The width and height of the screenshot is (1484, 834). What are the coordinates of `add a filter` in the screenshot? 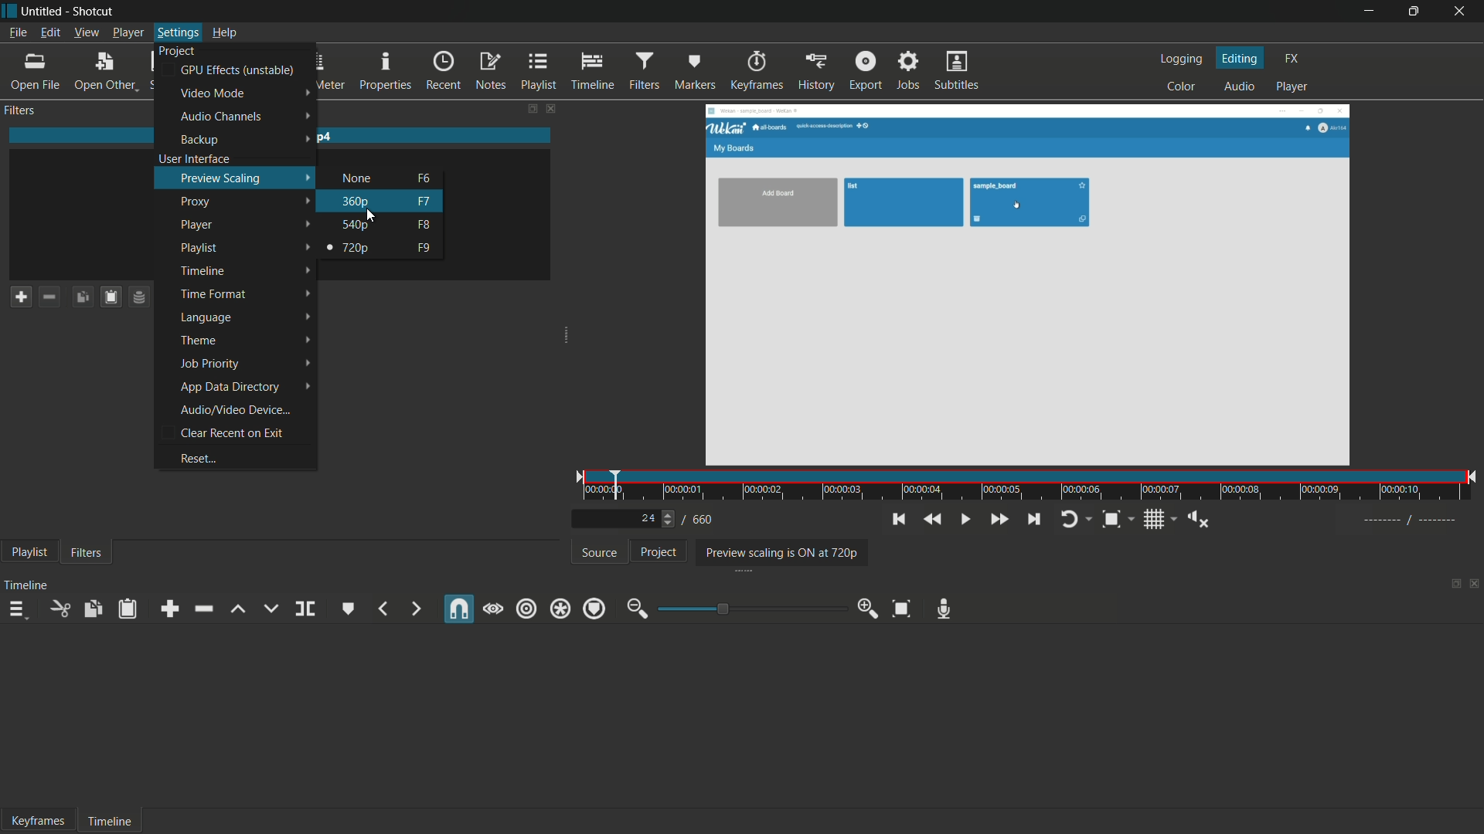 It's located at (17, 297).